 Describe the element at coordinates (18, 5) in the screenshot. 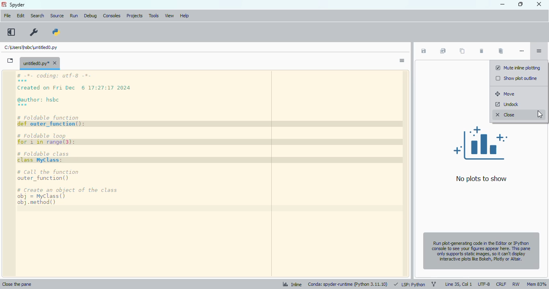

I see `spyder` at that location.